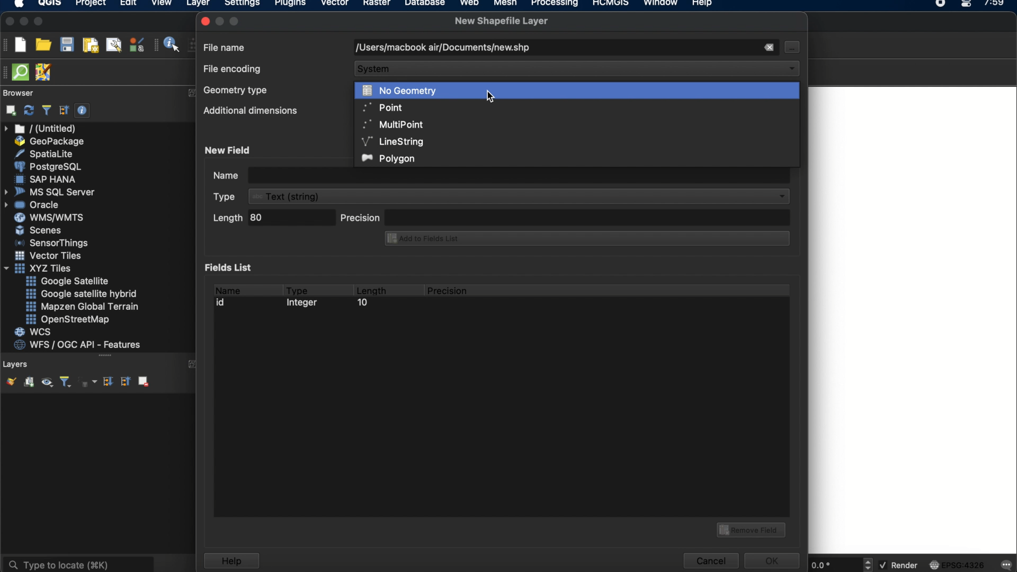 This screenshot has width=1017, height=572. What do you see at coordinates (233, 69) in the screenshot?
I see `File encoding` at bounding box center [233, 69].